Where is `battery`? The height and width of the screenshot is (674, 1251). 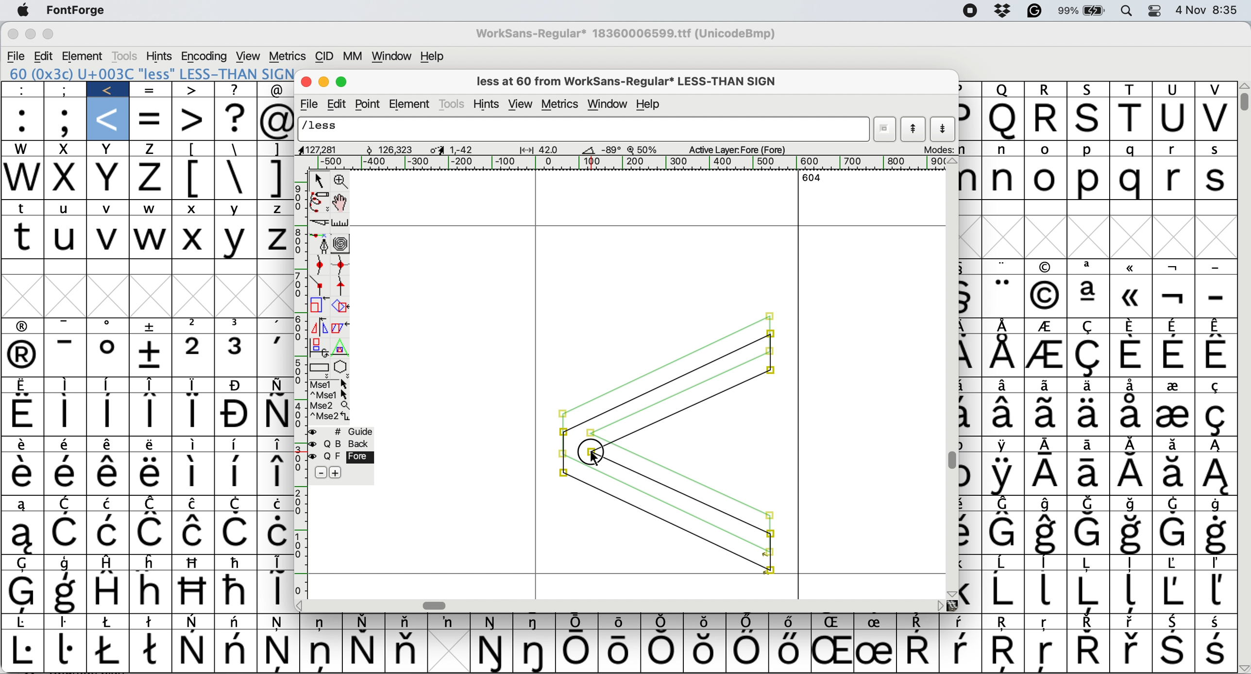 battery is located at coordinates (1082, 11).